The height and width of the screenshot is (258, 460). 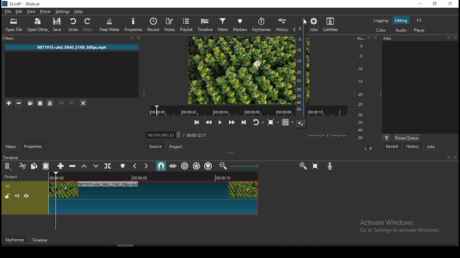 I want to click on project, so click(x=177, y=147).